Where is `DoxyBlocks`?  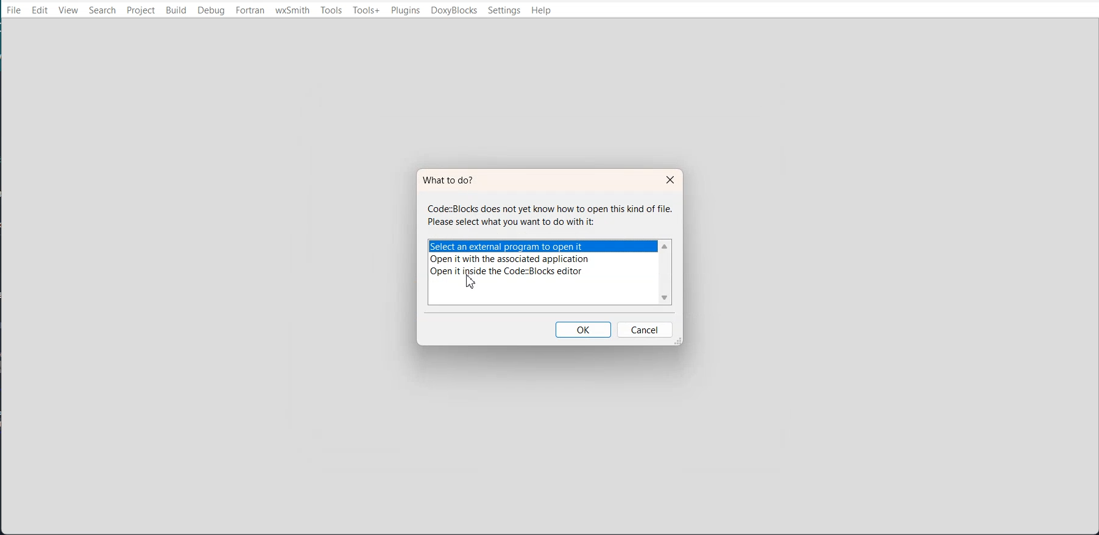 DoxyBlocks is located at coordinates (454, 10).